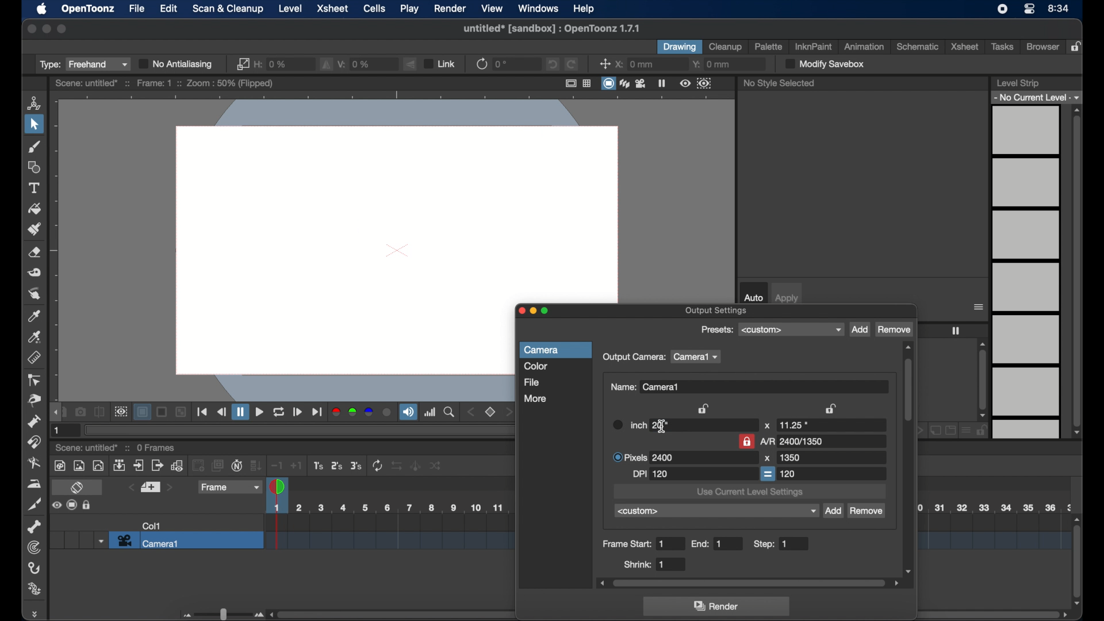 The width and height of the screenshot is (1104, 621). Describe the element at coordinates (1078, 47) in the screenshot. I see `lock` at that location.